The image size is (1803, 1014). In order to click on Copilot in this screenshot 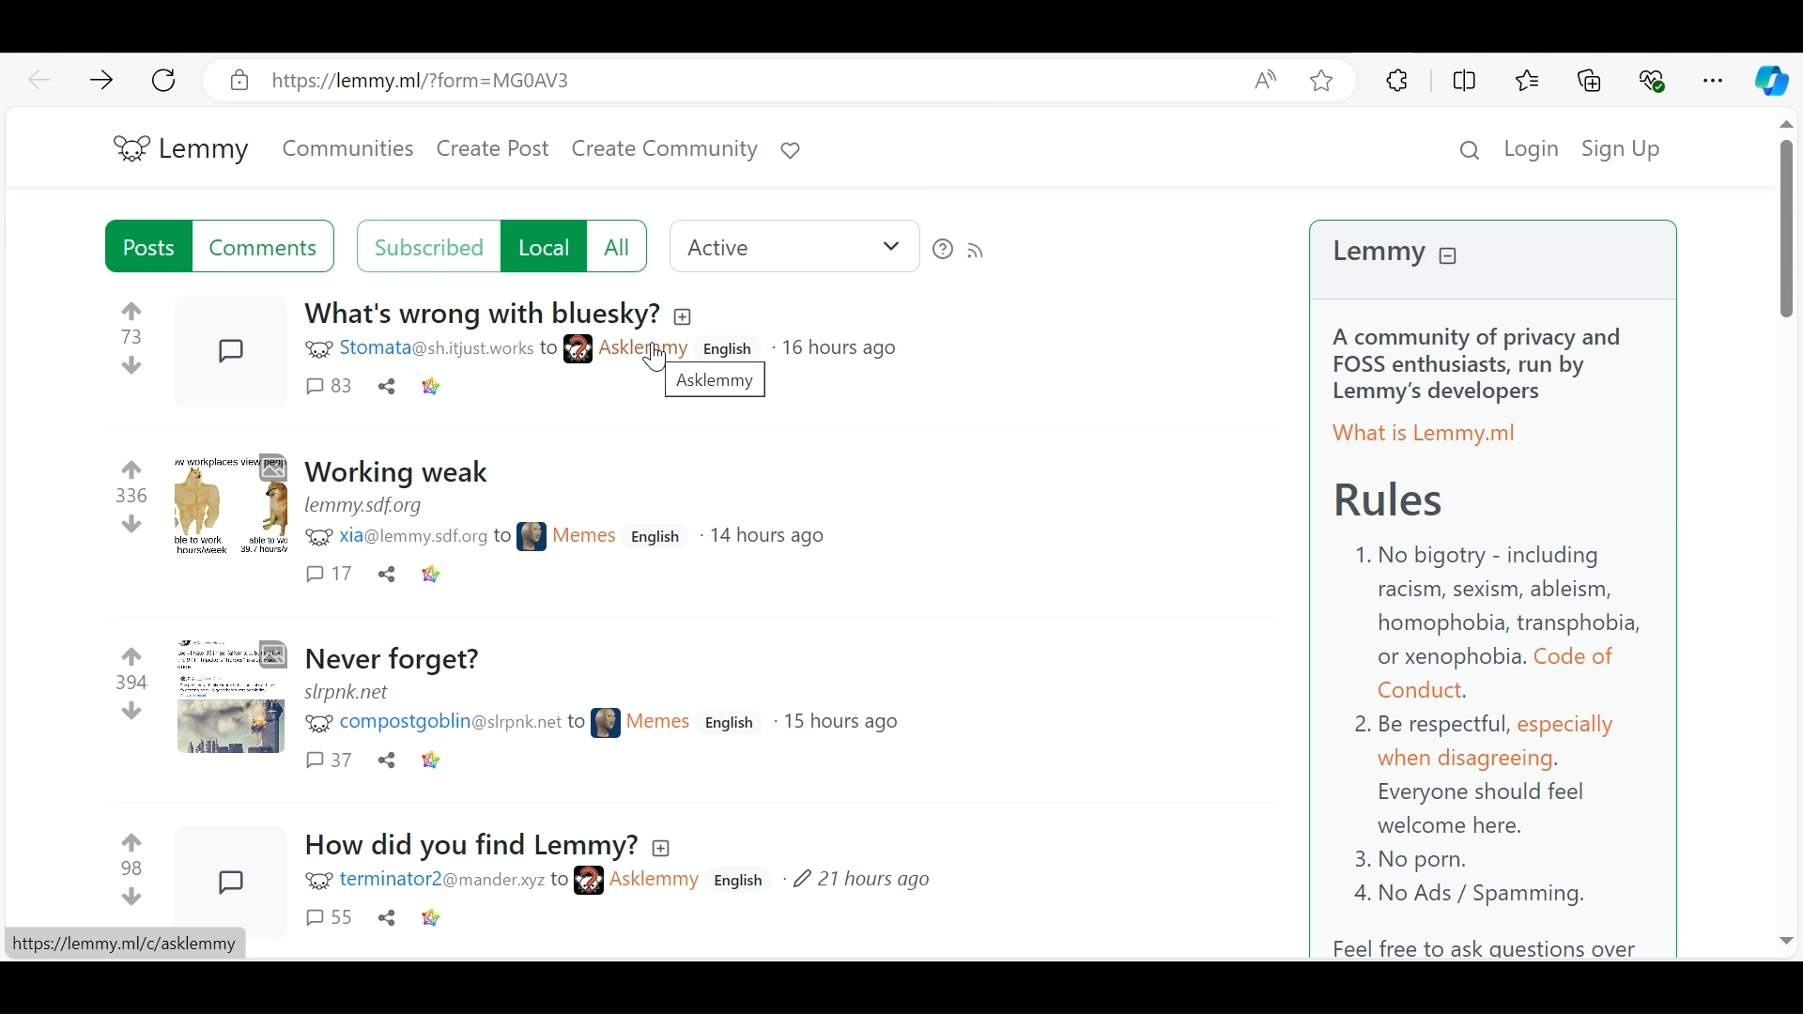, I will do `click(1772, 81)`.